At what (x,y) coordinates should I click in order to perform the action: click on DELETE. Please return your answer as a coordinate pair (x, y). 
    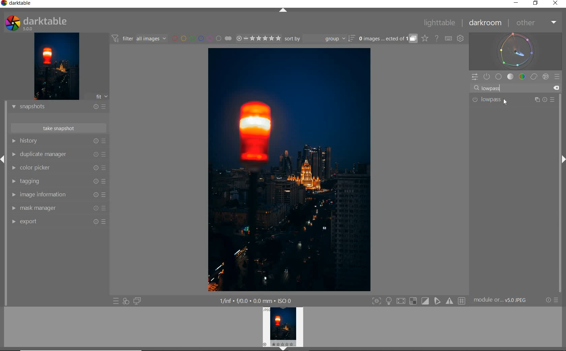
    Looking at the image, I should click on (557, 88).